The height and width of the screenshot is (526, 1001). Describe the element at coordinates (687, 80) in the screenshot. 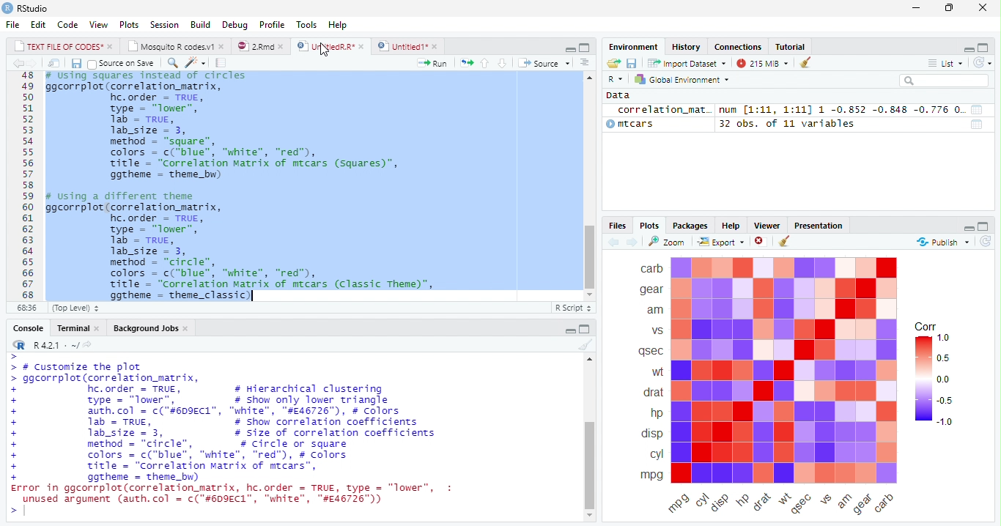

I see ` Global Environment +` at that location.